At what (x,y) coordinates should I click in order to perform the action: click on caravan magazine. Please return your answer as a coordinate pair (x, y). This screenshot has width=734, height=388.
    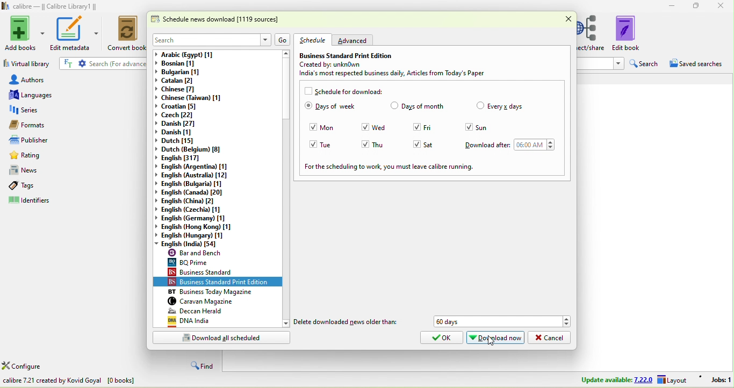
    Looking at the image, I should click on (222, 301).